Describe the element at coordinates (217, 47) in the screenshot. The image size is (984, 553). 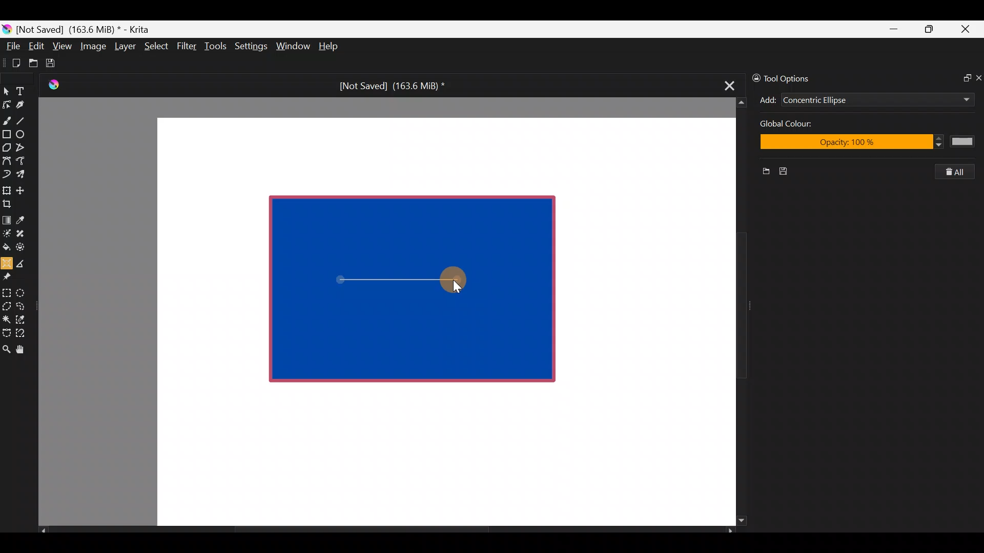
I see `Tools` at that location.